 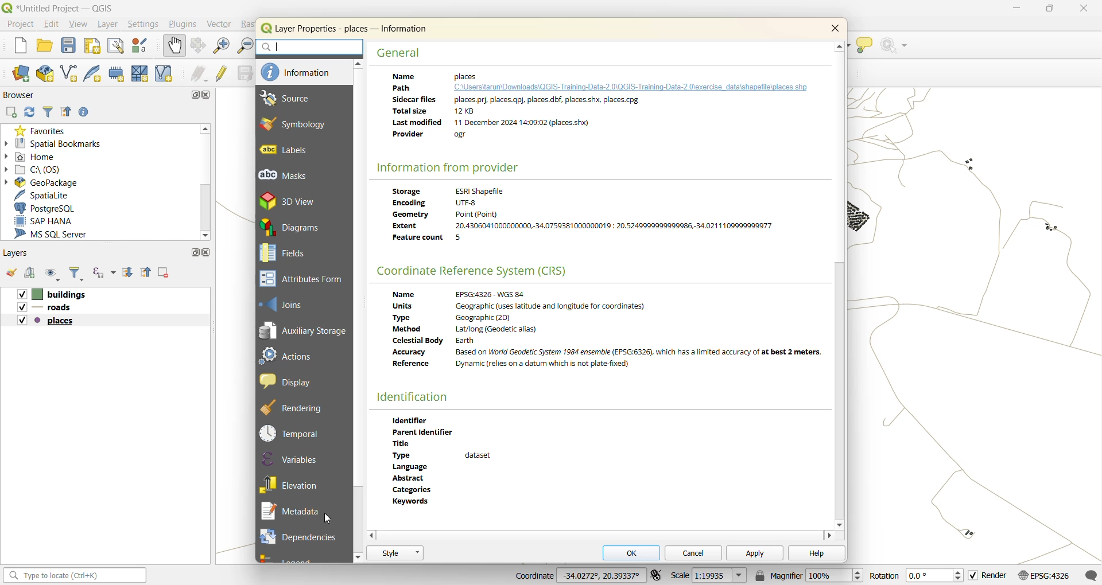 I want to click on scroll bar, so click(x=205, y=207).